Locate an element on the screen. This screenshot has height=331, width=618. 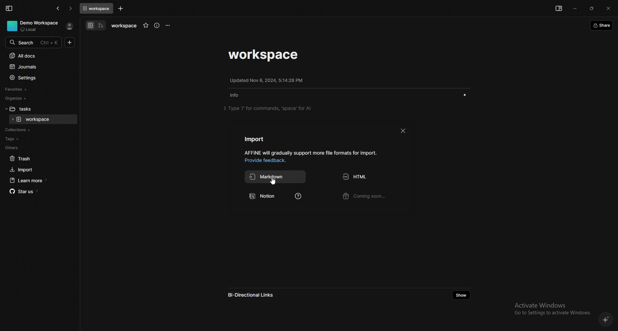
others is located at coordinates (36, 148).